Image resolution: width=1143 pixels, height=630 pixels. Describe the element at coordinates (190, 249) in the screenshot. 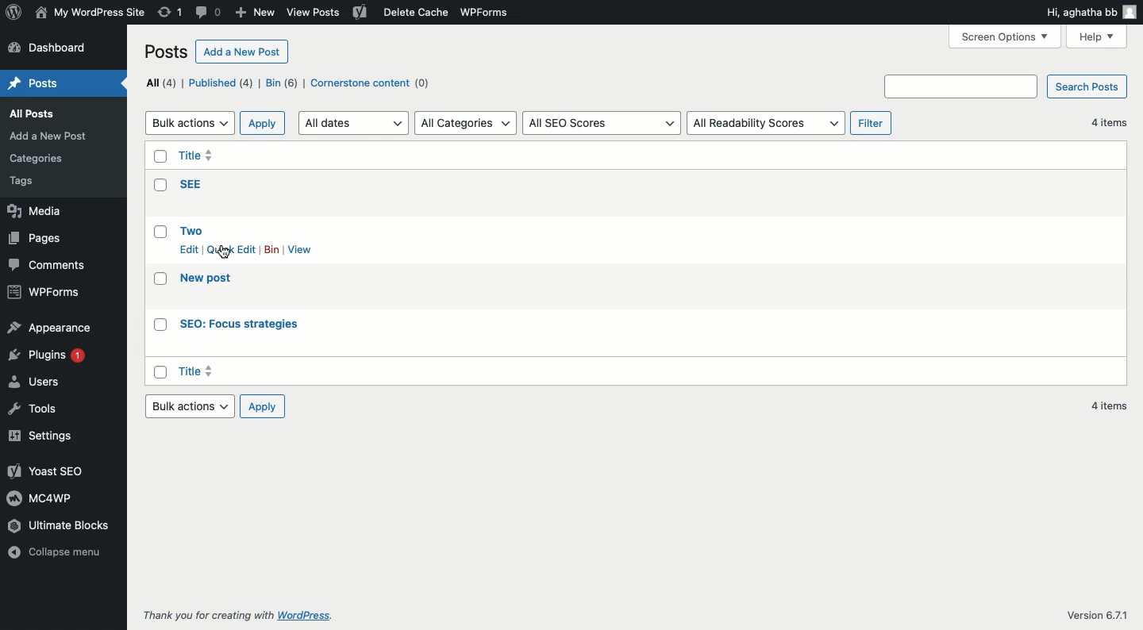

I see `Edit` at that location.